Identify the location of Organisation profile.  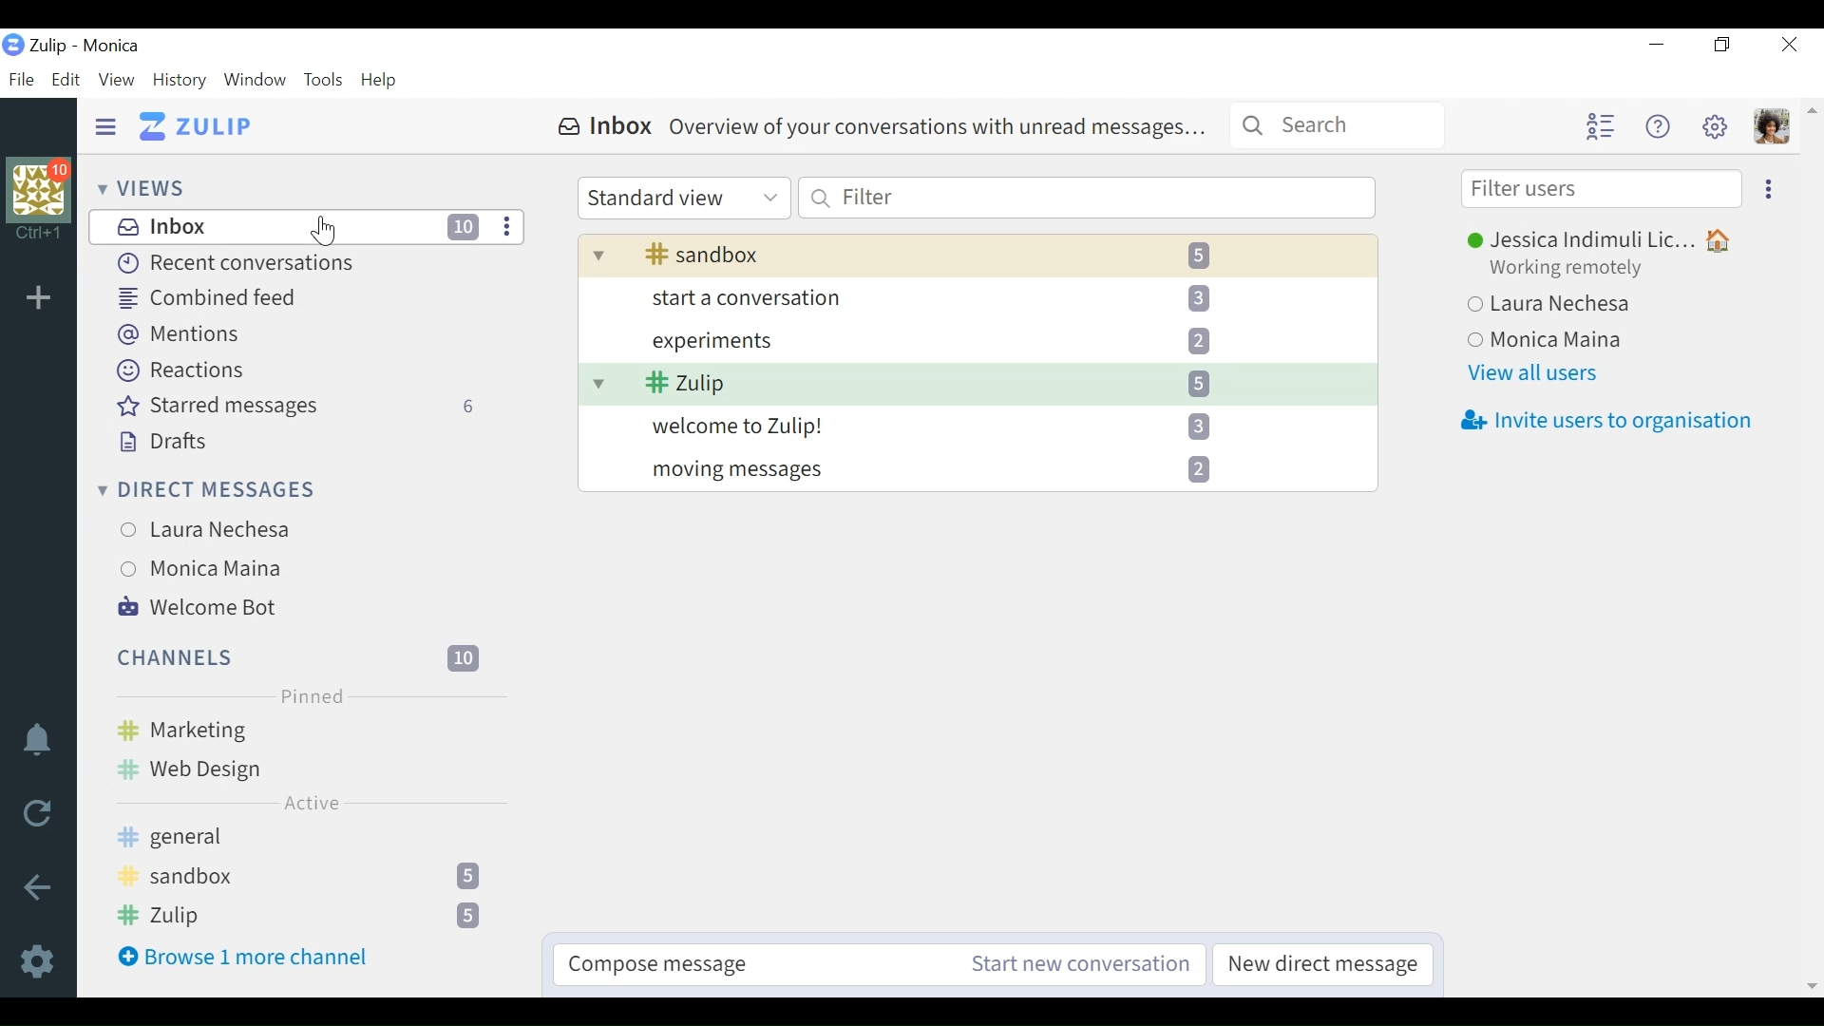
(43, 191).